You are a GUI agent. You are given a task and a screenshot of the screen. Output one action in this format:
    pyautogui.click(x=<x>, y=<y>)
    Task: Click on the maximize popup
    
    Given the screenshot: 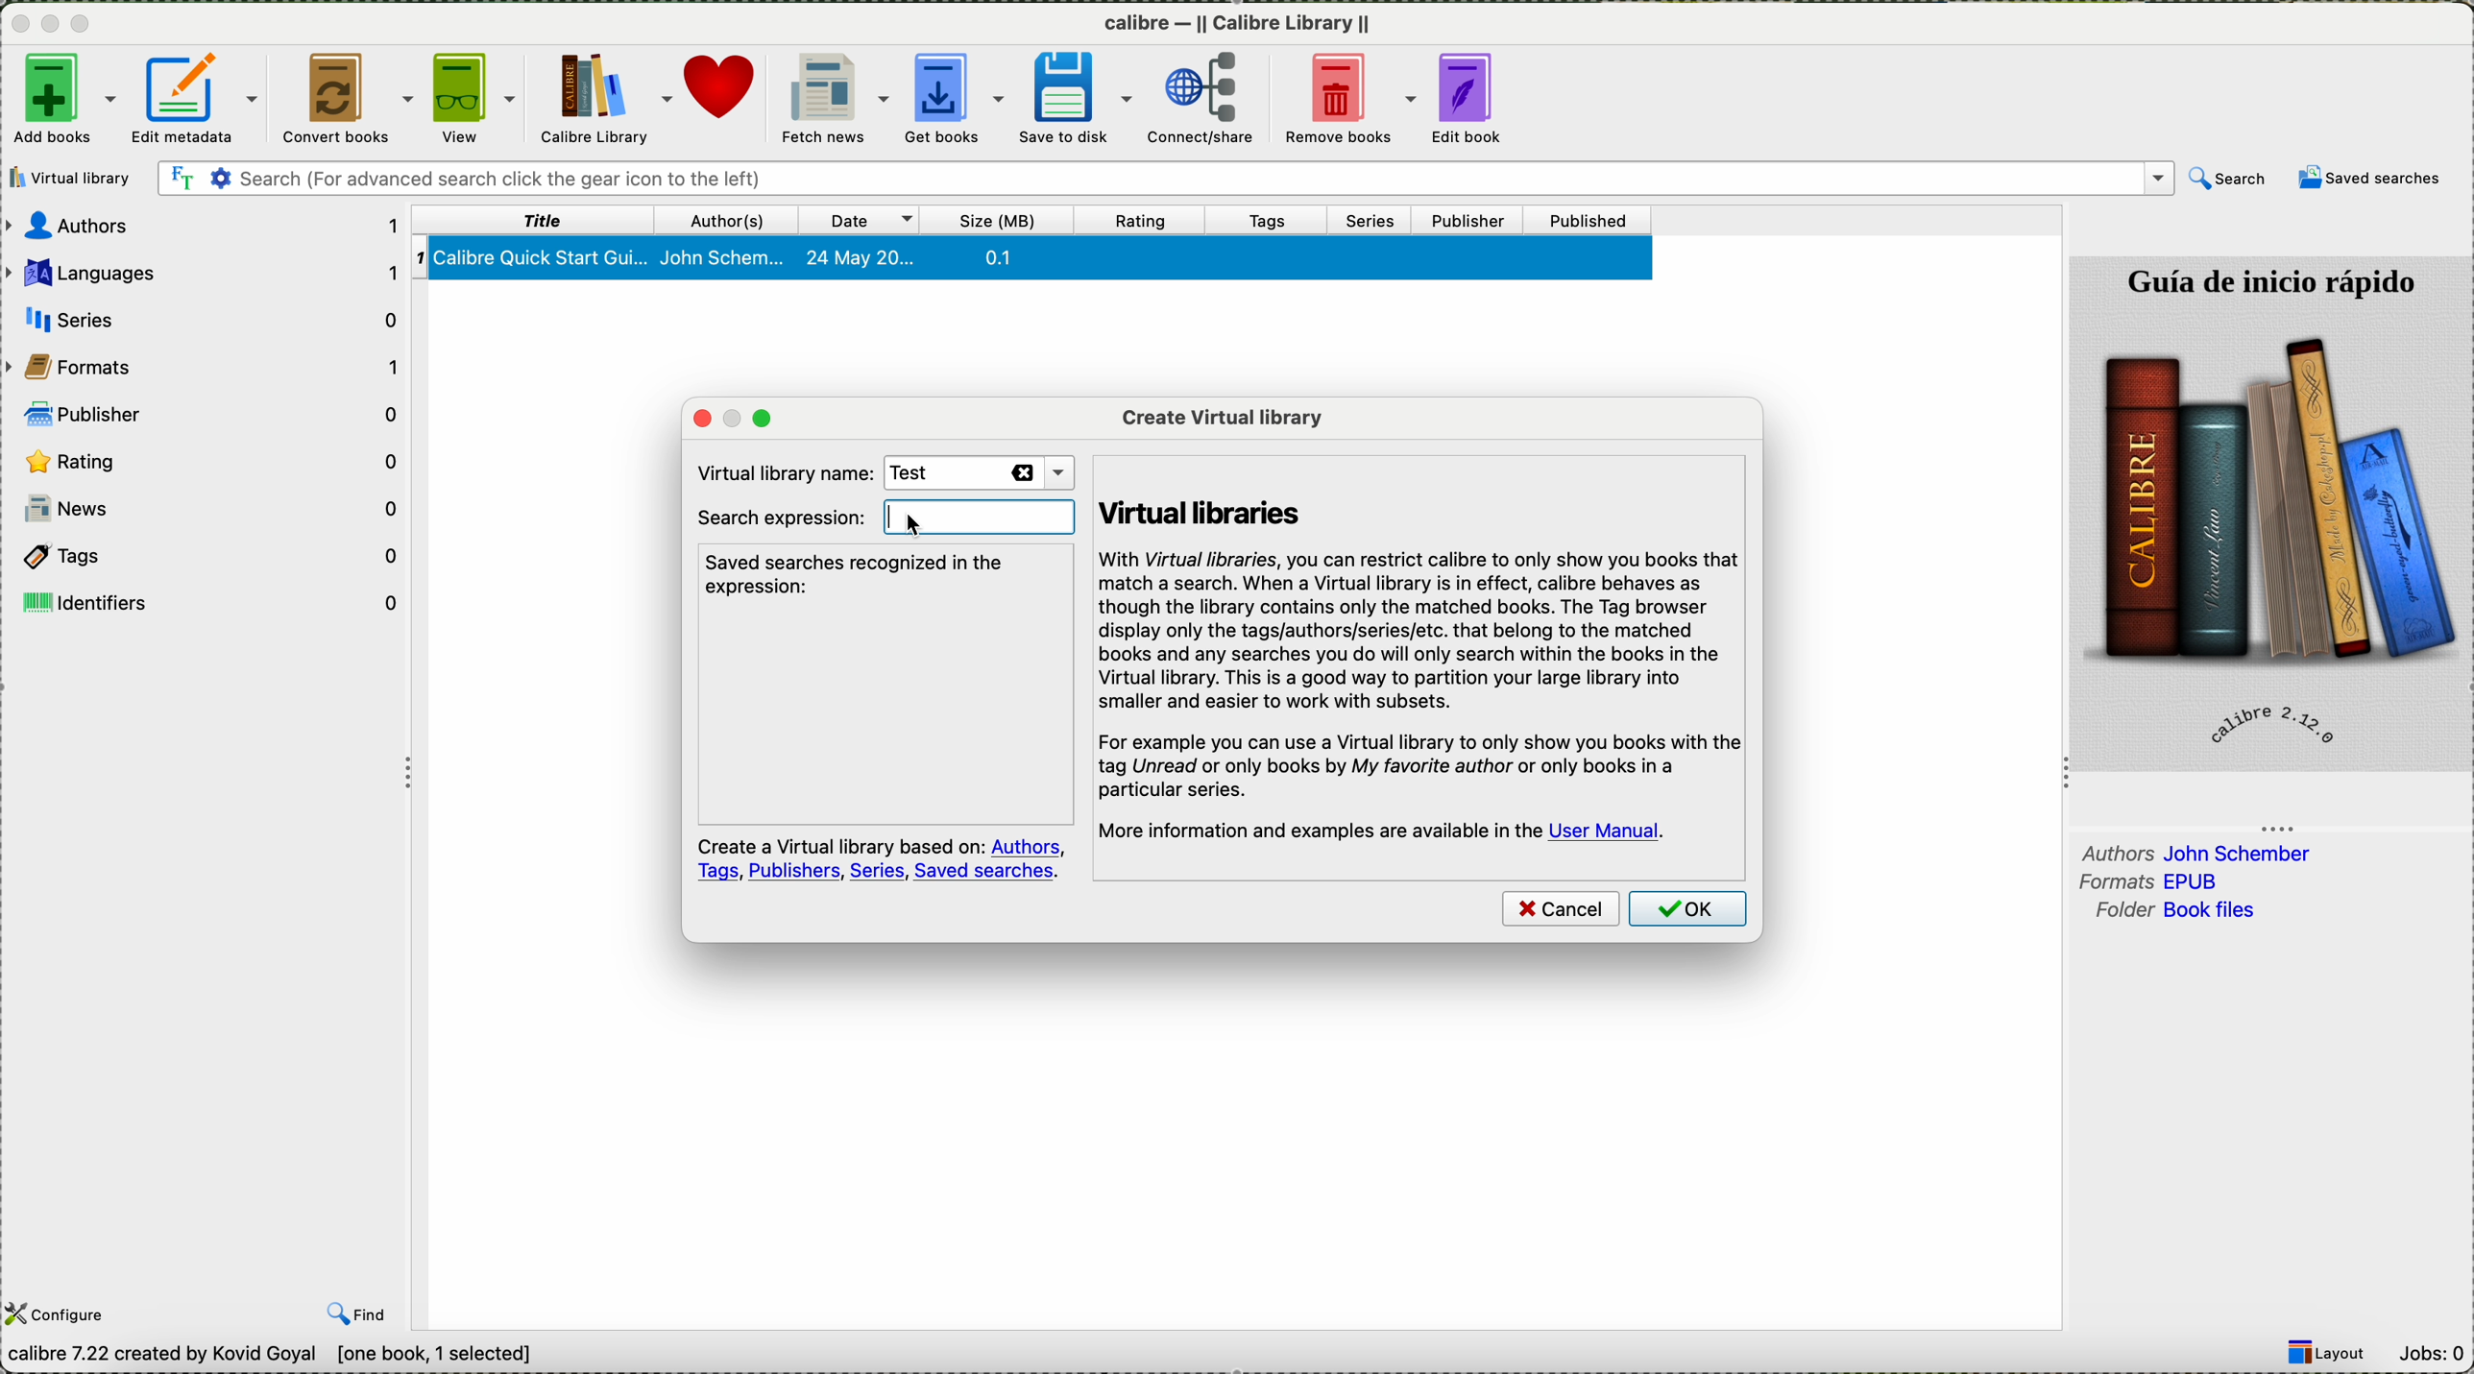 What is the action you would take?
    pyautogui.click(x=771, y=418)
    